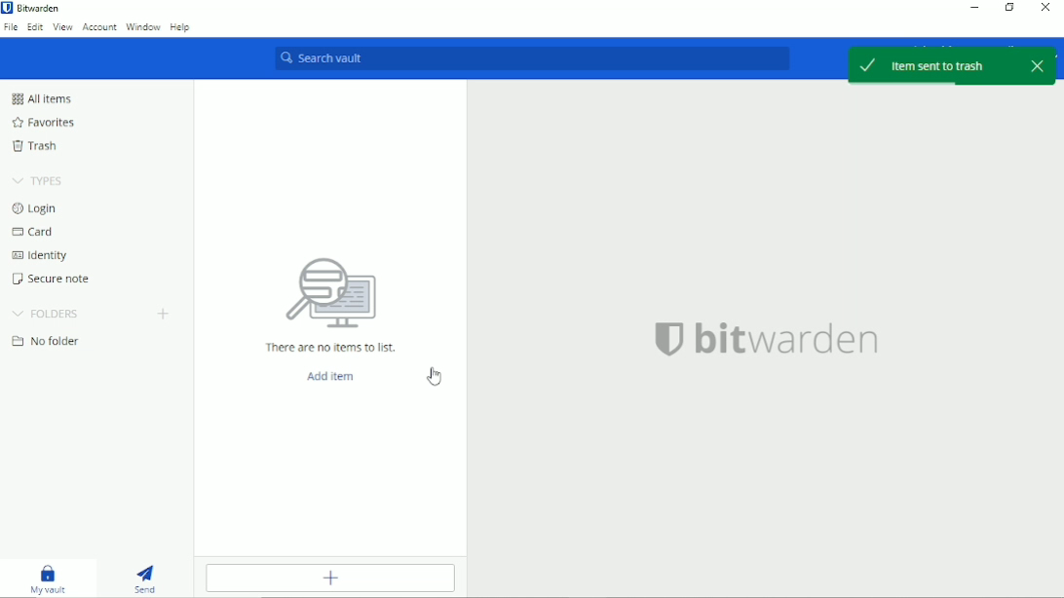  I want to click on Close notification, so click(1036, 65).